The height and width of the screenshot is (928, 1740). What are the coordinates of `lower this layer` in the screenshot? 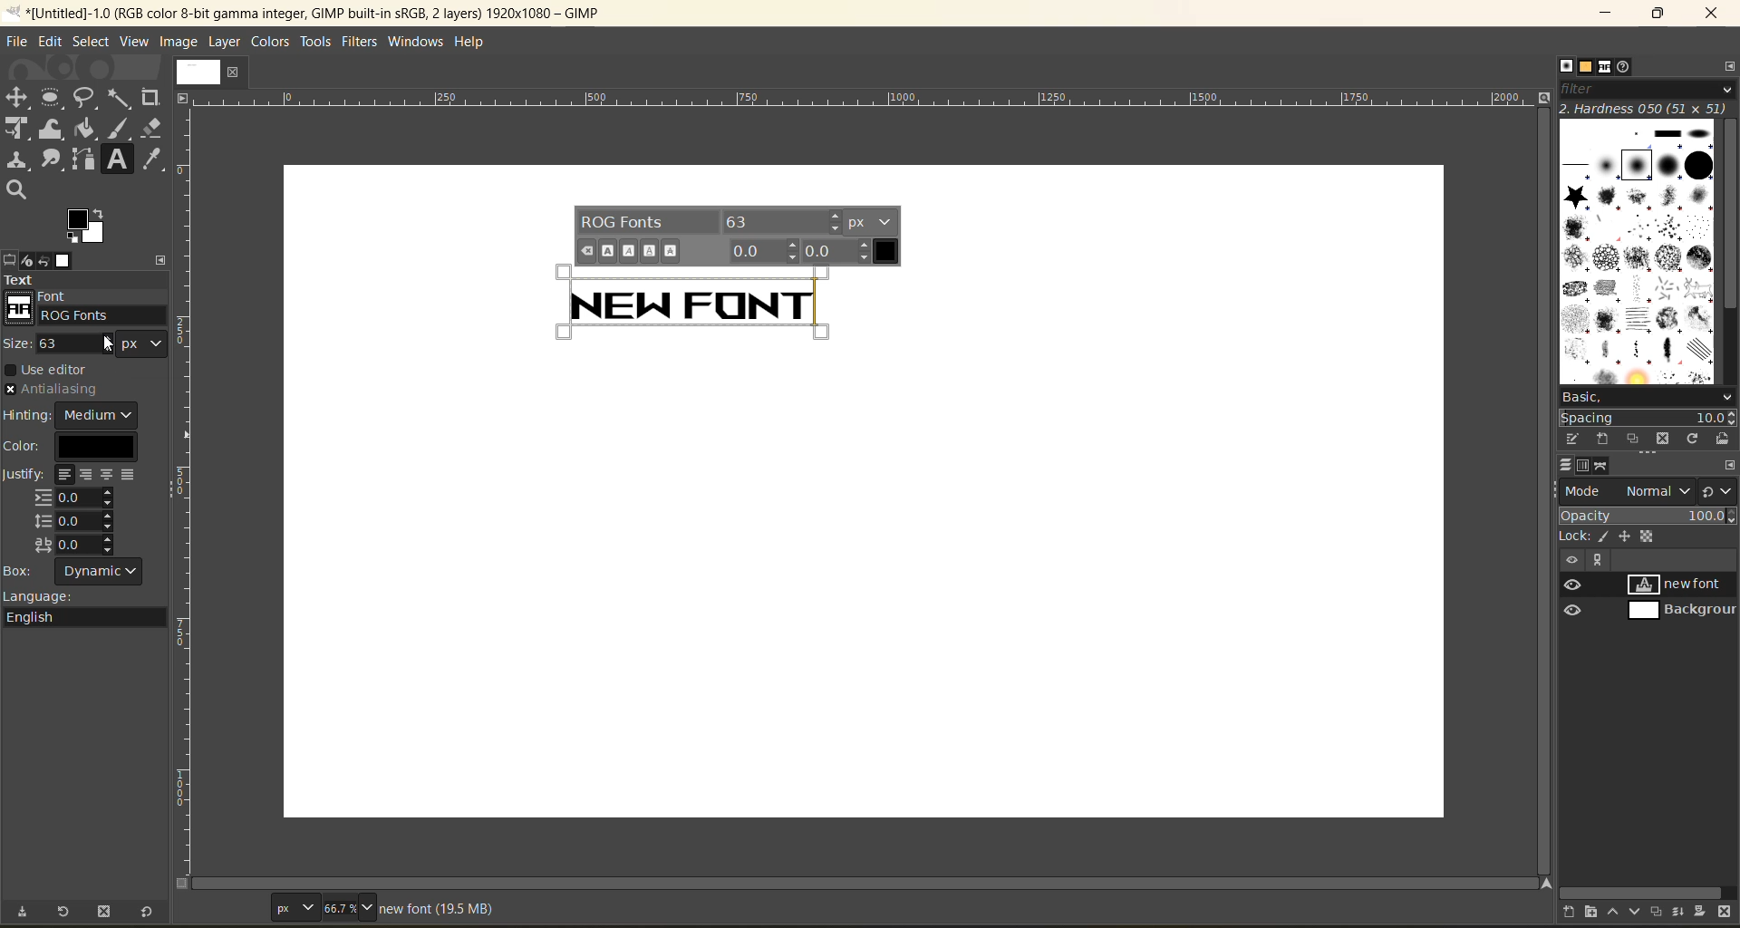 It's located at (1640, 909).